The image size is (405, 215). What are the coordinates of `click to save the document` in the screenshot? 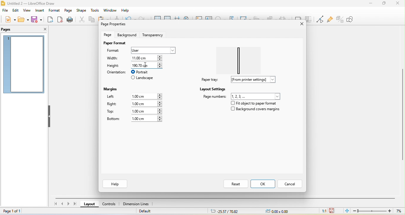 It's located at (332, 210).